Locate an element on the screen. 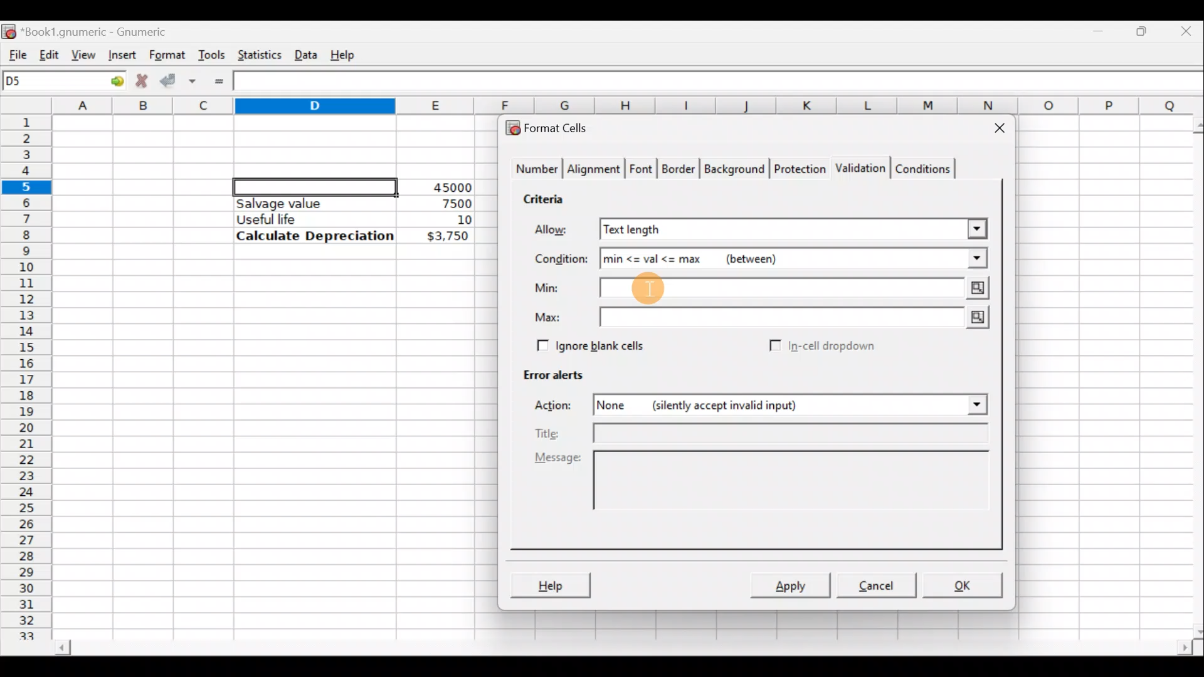 This screenshot has width=1204, height=677. Scroll bar is located at coordinates (621, 649).